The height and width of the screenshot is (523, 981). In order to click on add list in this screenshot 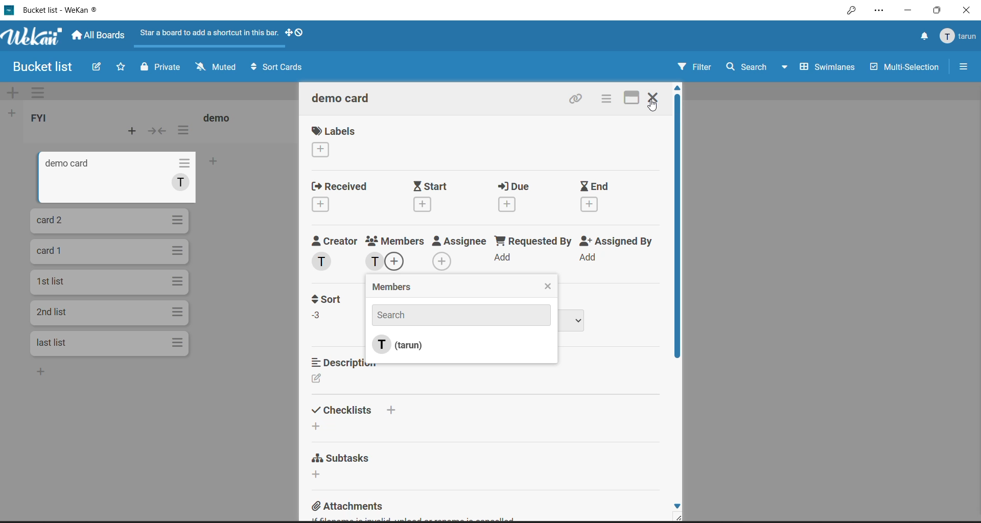, I will do `click(14, 113)`.